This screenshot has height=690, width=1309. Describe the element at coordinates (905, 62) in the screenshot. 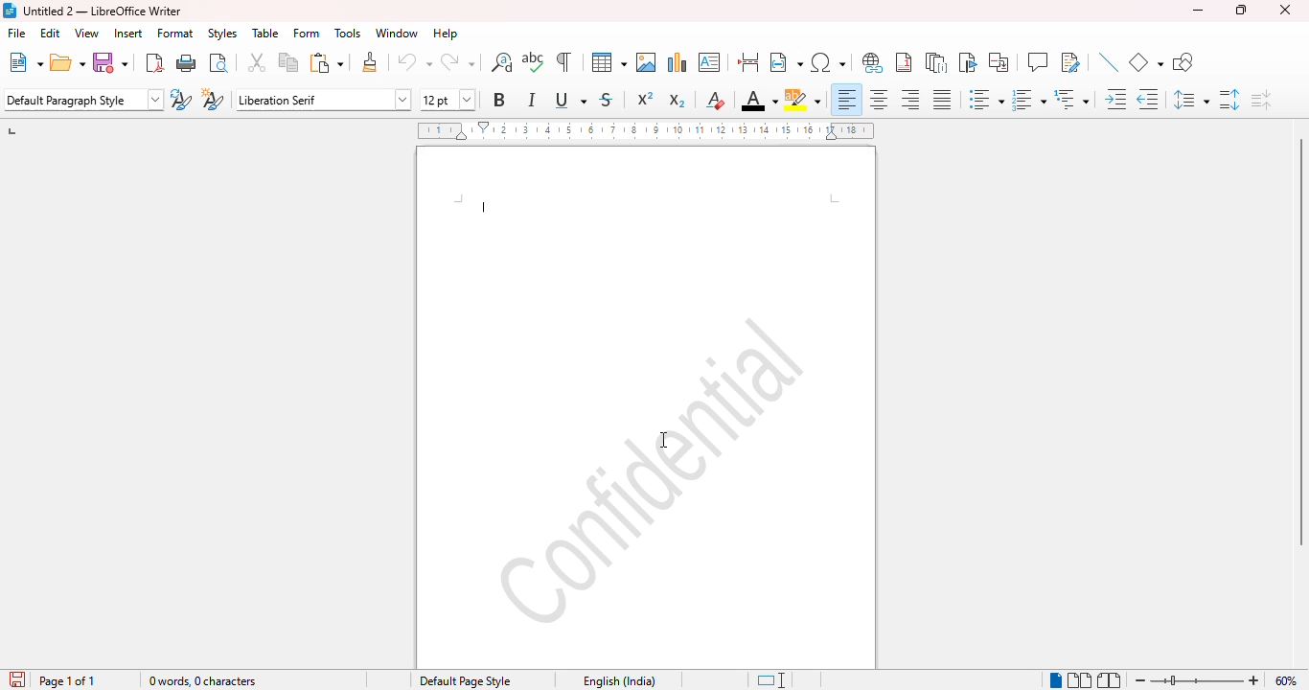

I see `insert footnote` at that location.